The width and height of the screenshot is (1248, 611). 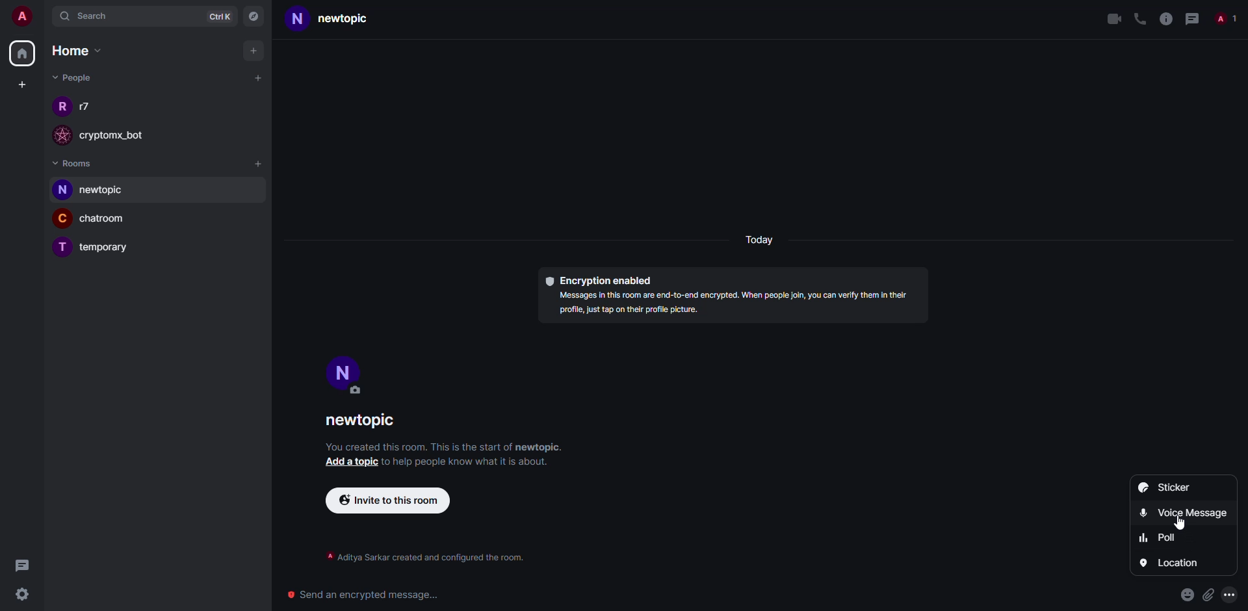 What do you see at coordinates (108, 190) in the screenshot?
I see `room` at bounding box center [108, 190].